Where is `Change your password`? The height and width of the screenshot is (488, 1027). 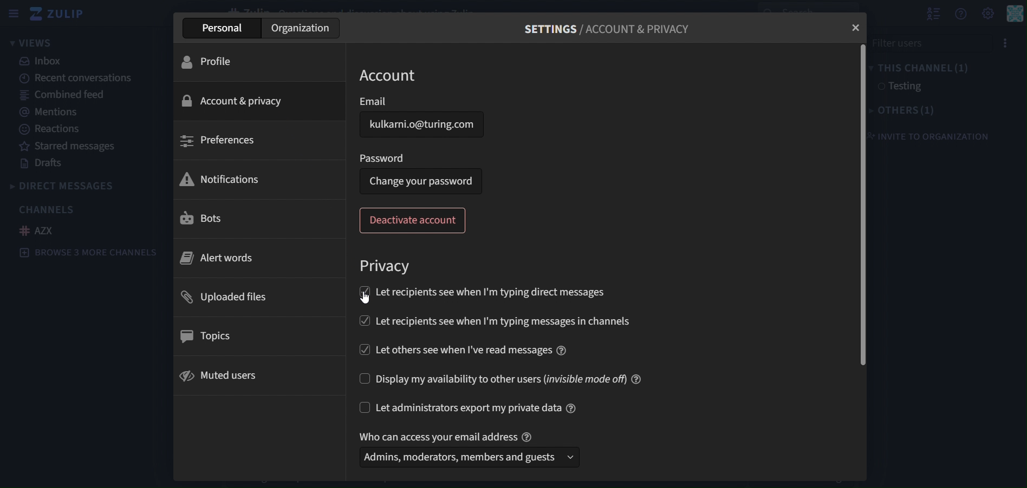
Change your password is located at coordinates (421, 181).